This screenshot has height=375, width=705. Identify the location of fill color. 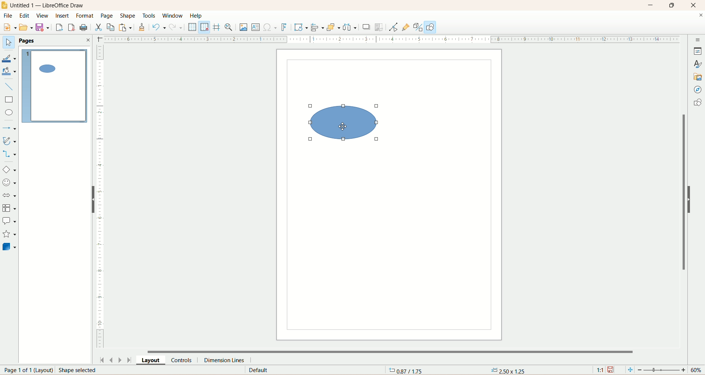
(10, 72).